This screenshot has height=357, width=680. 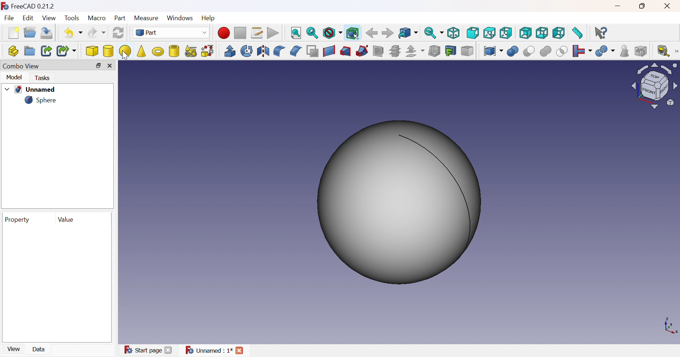 I want to click on Draw style, so click(x=332, y=33).